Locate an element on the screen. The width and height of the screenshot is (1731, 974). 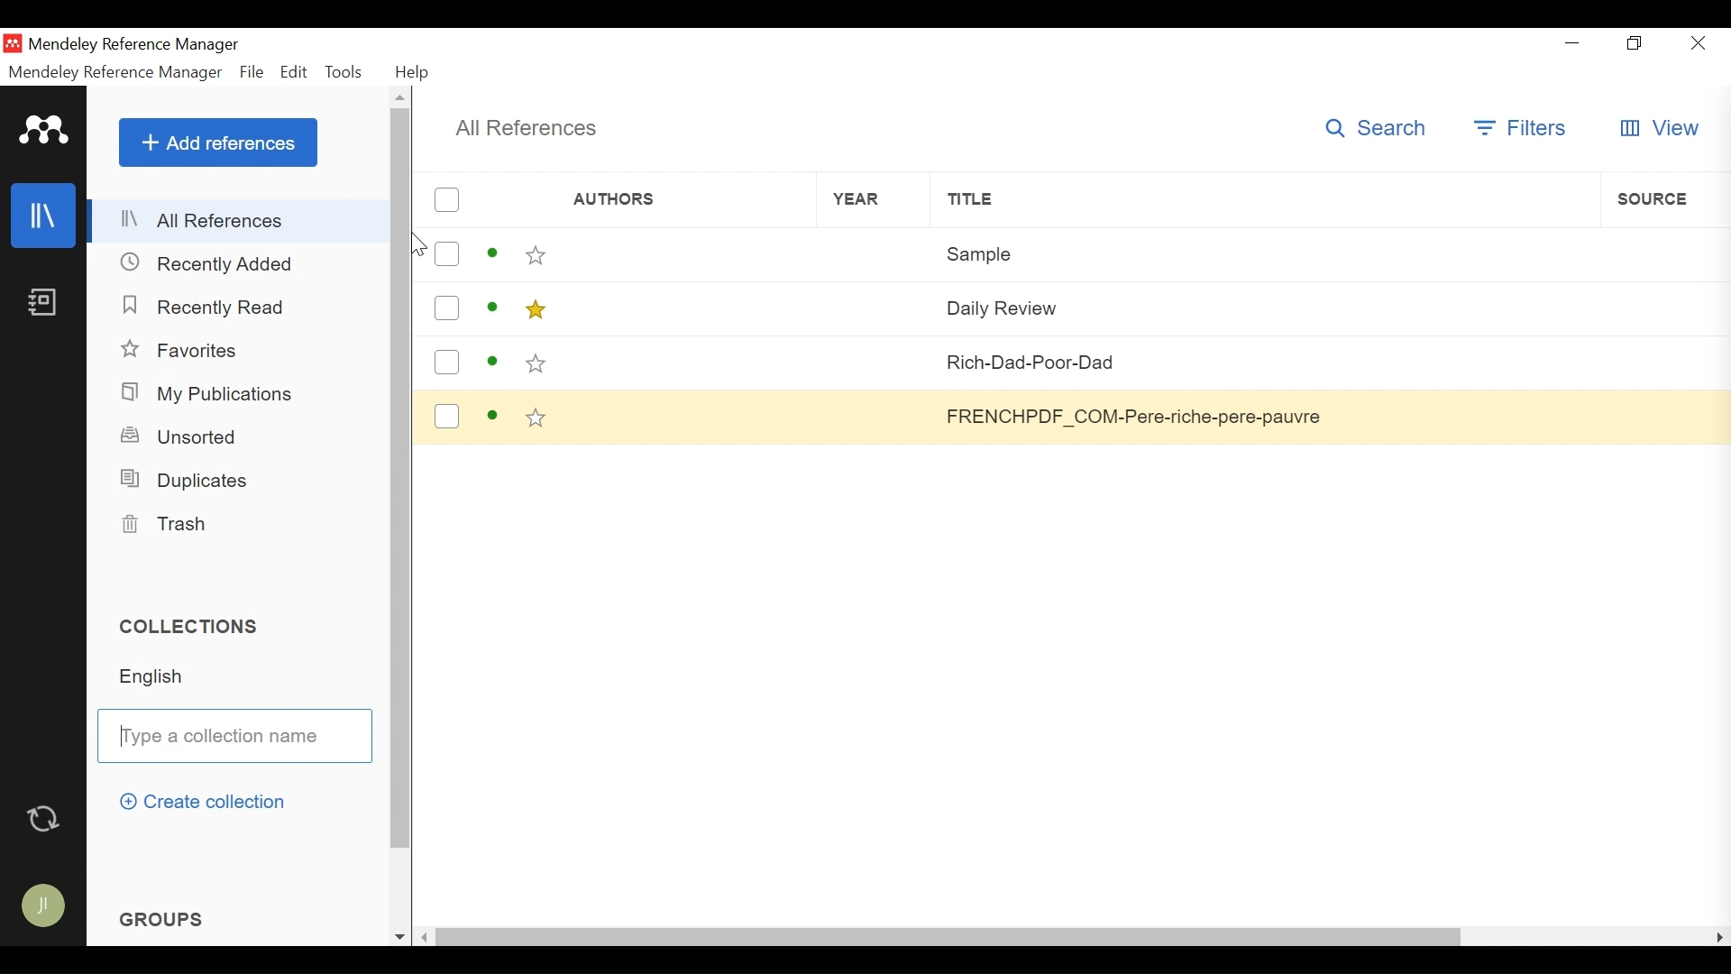
Scroll up is located at coordinates (401, 96).